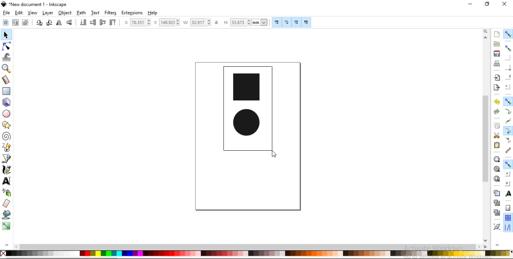  I want to click on snap guide, so click(507, 227).